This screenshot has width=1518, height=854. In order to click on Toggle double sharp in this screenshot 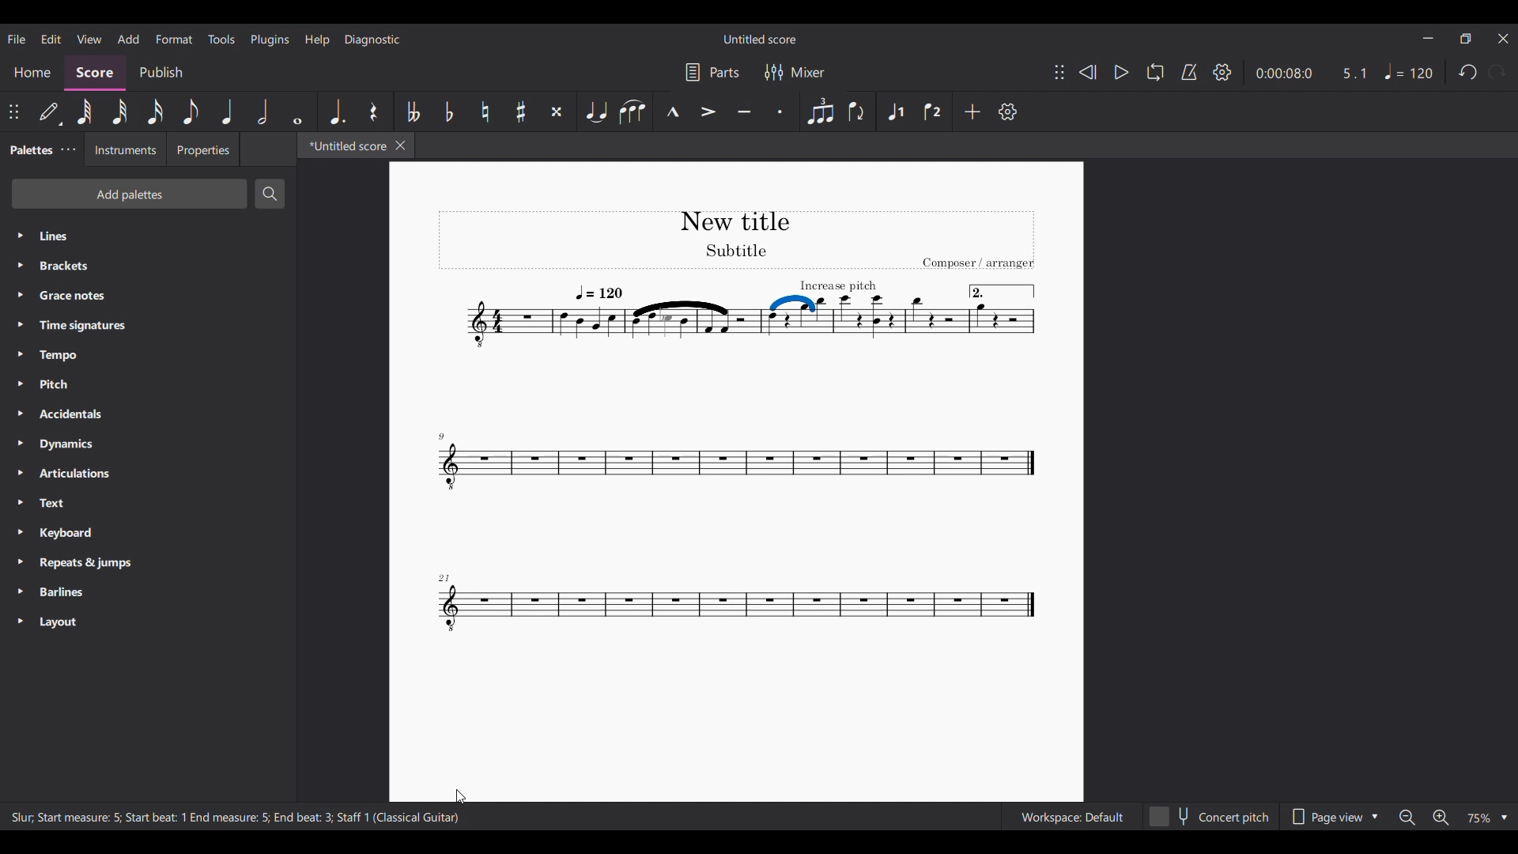, I will do `click(557, 111)`.